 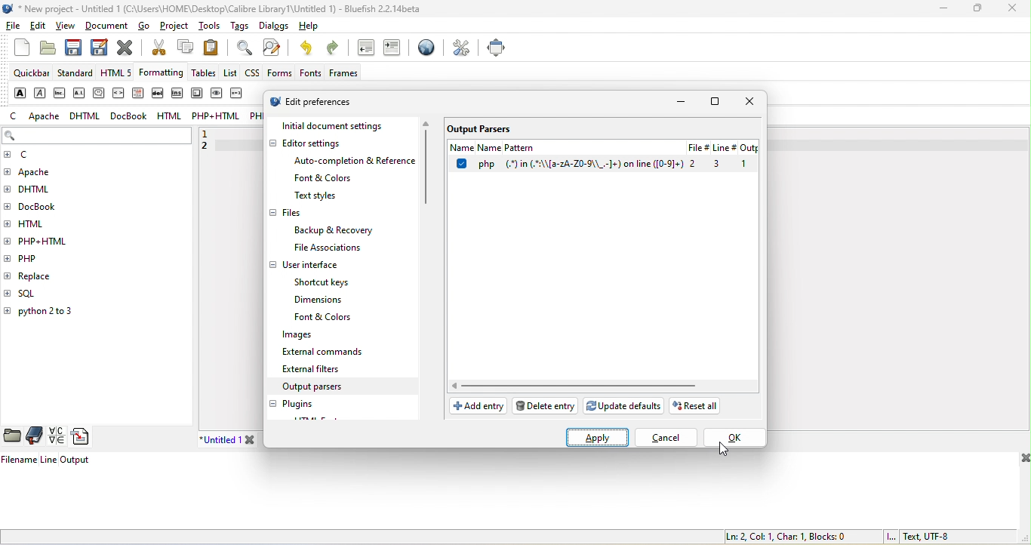 What do you see at coordinates (427, 165) in the screenshot?
I see `vertical scroll bar` at bounding box center [427, 165].